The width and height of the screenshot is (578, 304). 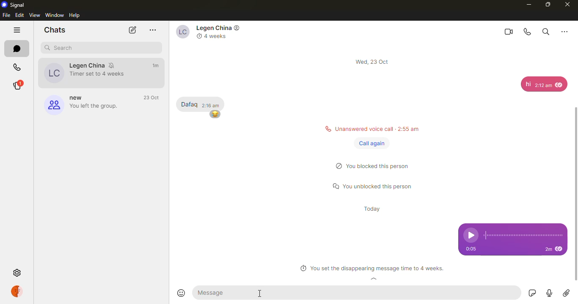 I want to click on 0:05, so click(x=474, y=249).